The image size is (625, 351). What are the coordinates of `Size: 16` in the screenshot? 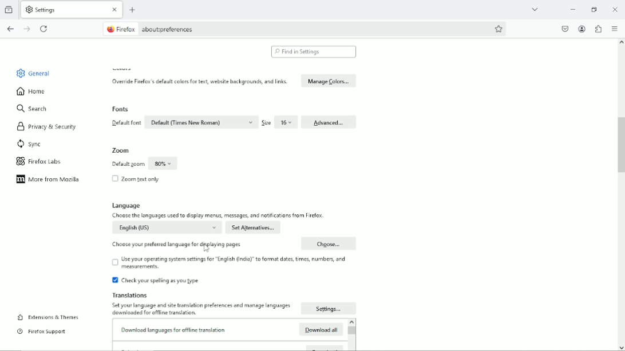 It's located at (279, 123).